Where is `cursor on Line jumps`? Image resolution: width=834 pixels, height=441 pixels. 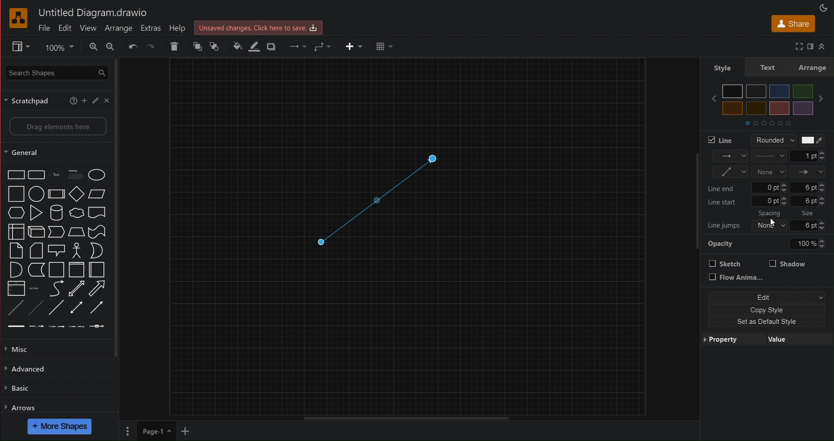
cursor on Line jumps is located at coordinates (773, 222).